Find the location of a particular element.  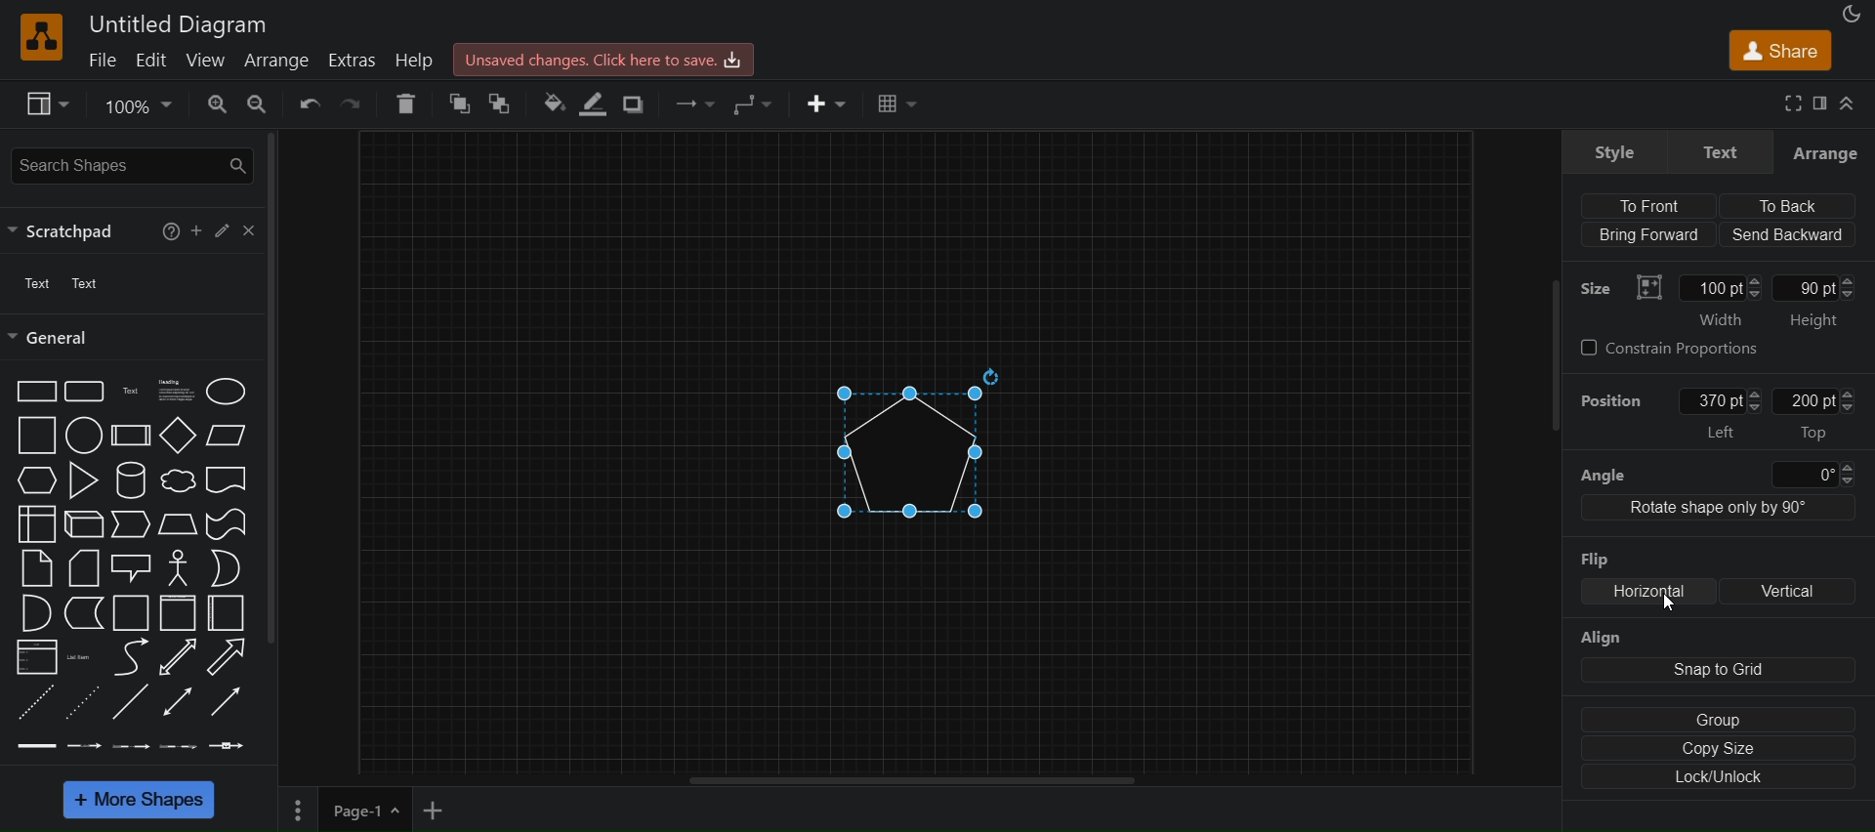

Dashed line is located at coordinates (35, 702).